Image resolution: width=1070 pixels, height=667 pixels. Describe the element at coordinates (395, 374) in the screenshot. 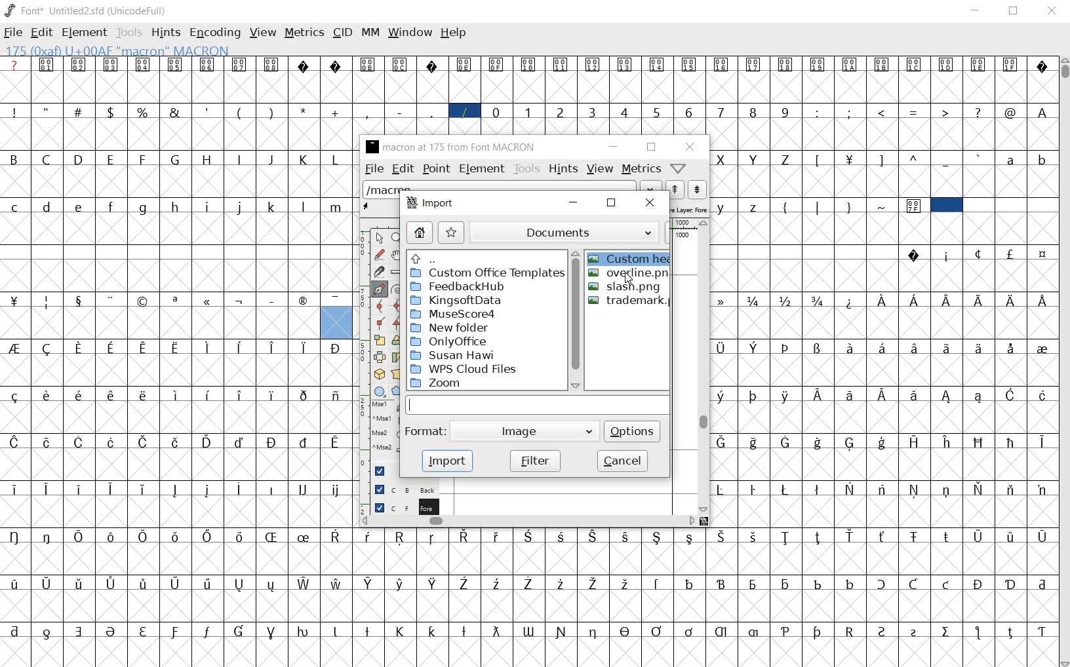

I see `perspective` at that location.